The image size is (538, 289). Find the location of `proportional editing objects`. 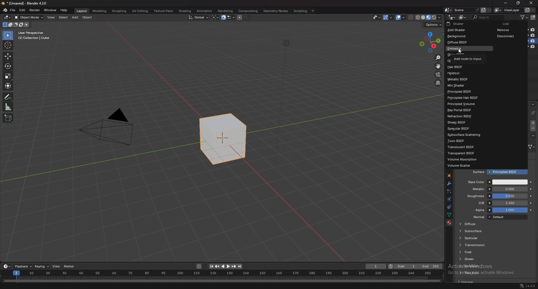

proportional editing objects is located at coordinates (239, 17).